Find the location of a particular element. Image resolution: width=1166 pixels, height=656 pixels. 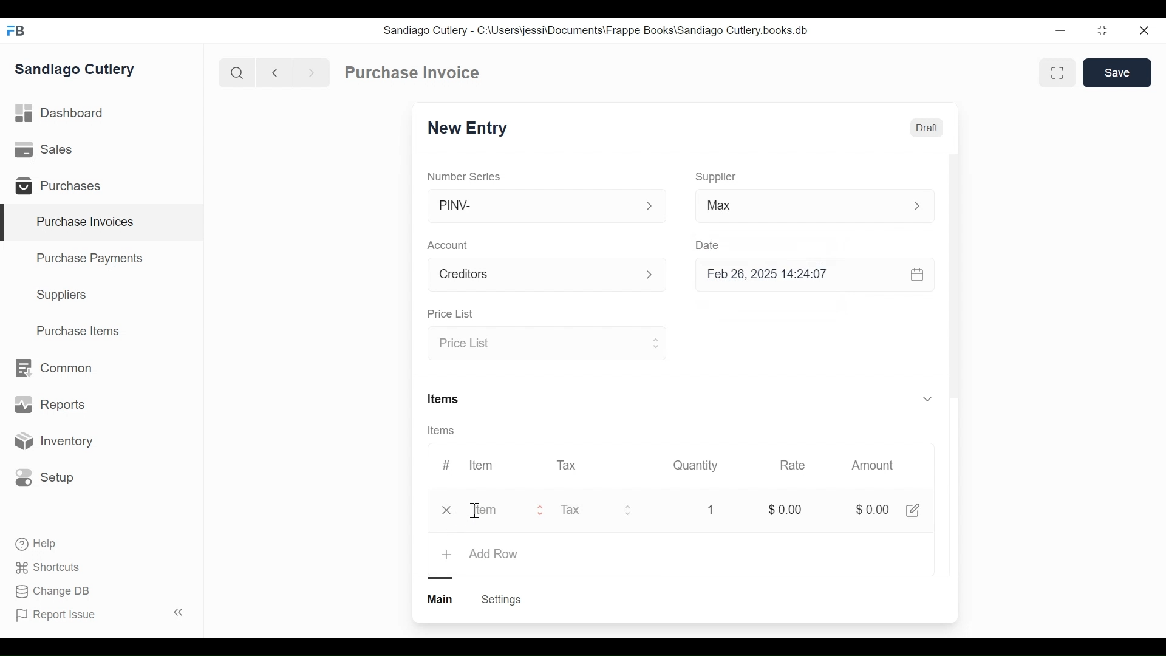

Item is located at coordinates (480, 465).